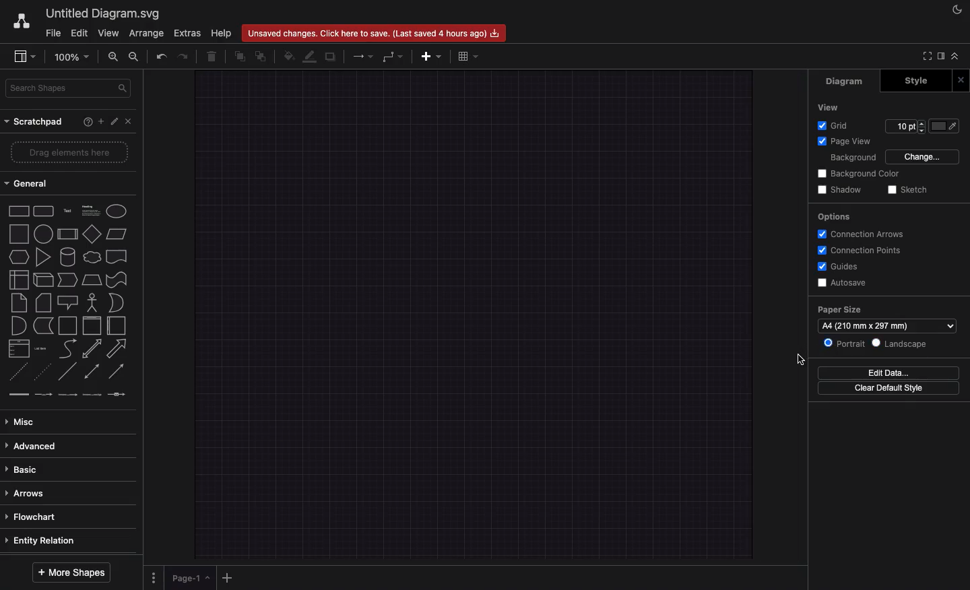 The image size is (970, 590). Describe the element at coordinates (290, 57) in the screenshot. I see `Fill color` at that location.